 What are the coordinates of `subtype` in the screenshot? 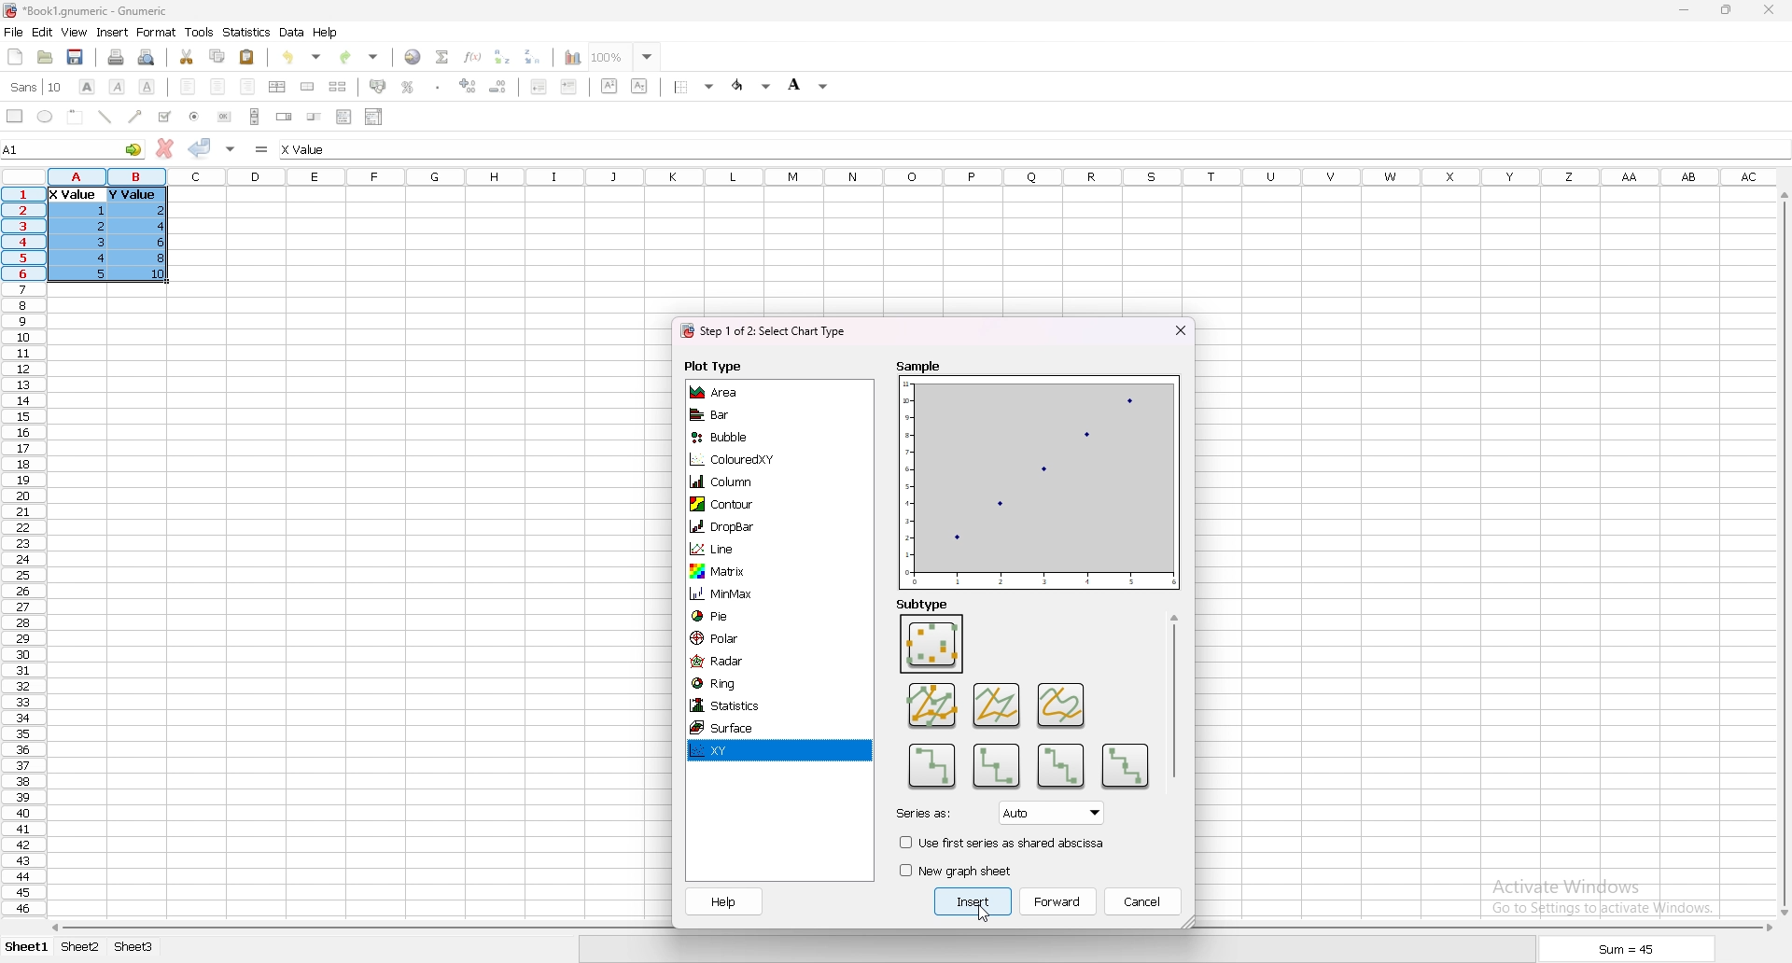 It's located at (998, 704).